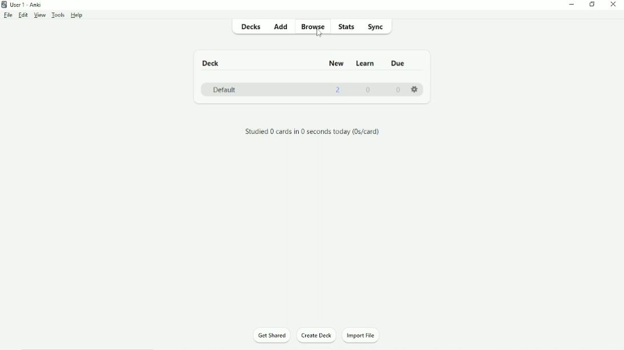  What do you see at coordinates (312, 132) in the screenshot?
I see `Studied 0 cards in 0 seconds today.` at bounding box center [312, 132].